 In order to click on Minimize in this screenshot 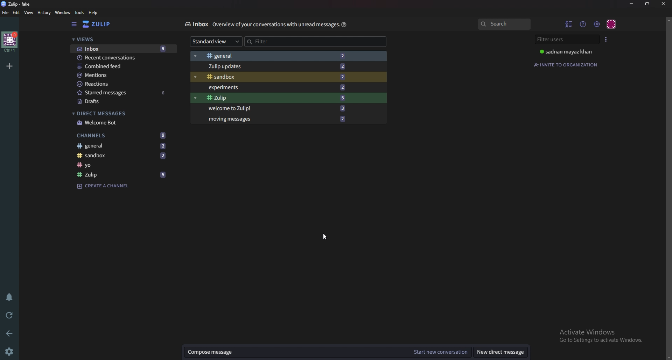, I will do `click(631, 4)`.